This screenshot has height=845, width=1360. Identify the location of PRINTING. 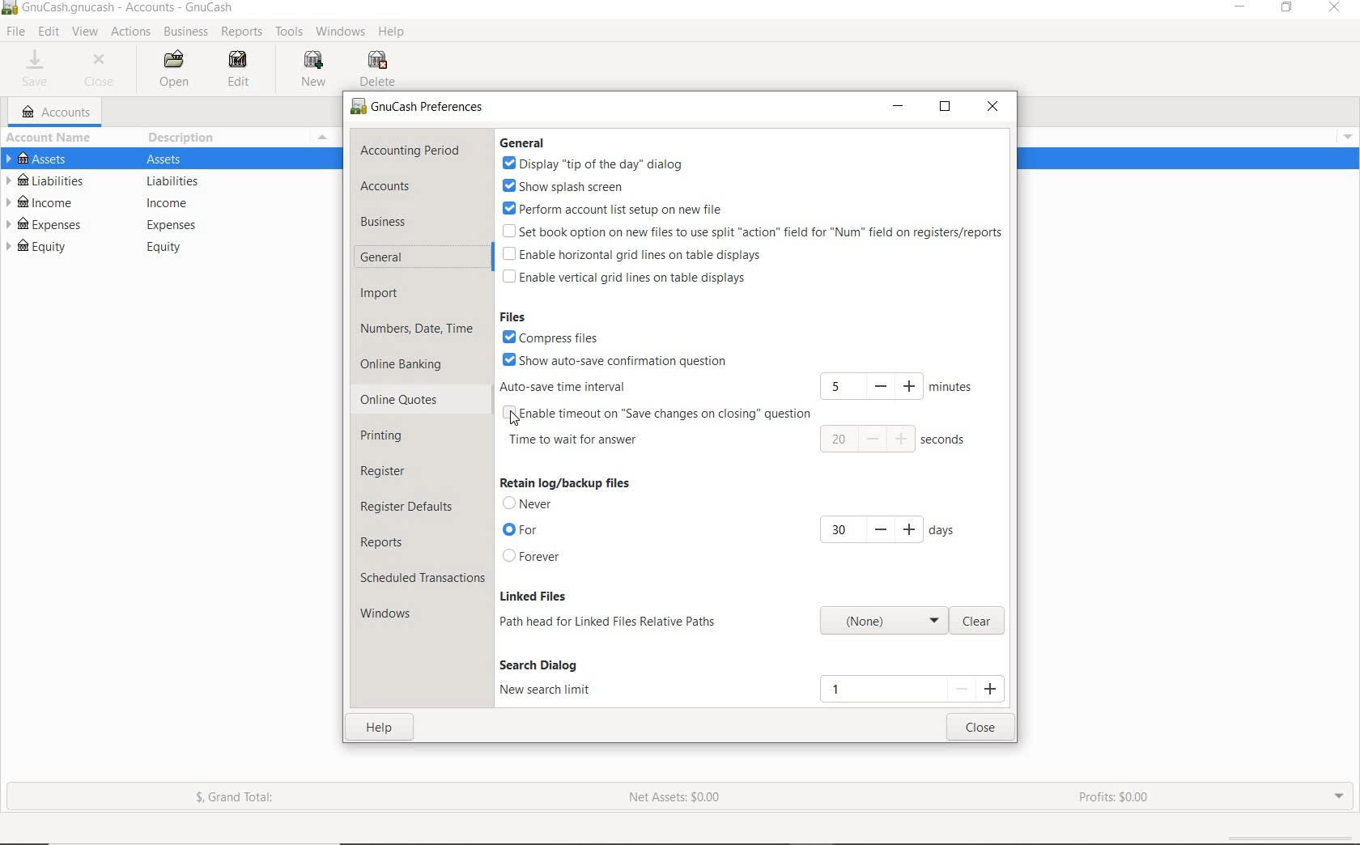
(395, 435).